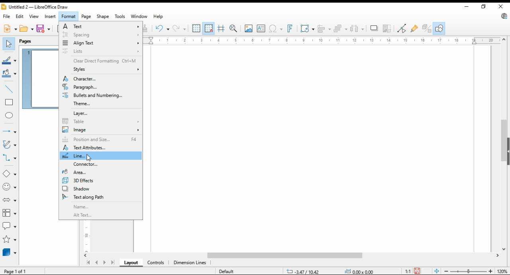 The height and width of the screenshot is (275, 510). I want to click on helplines while moving, so click(222, 28).